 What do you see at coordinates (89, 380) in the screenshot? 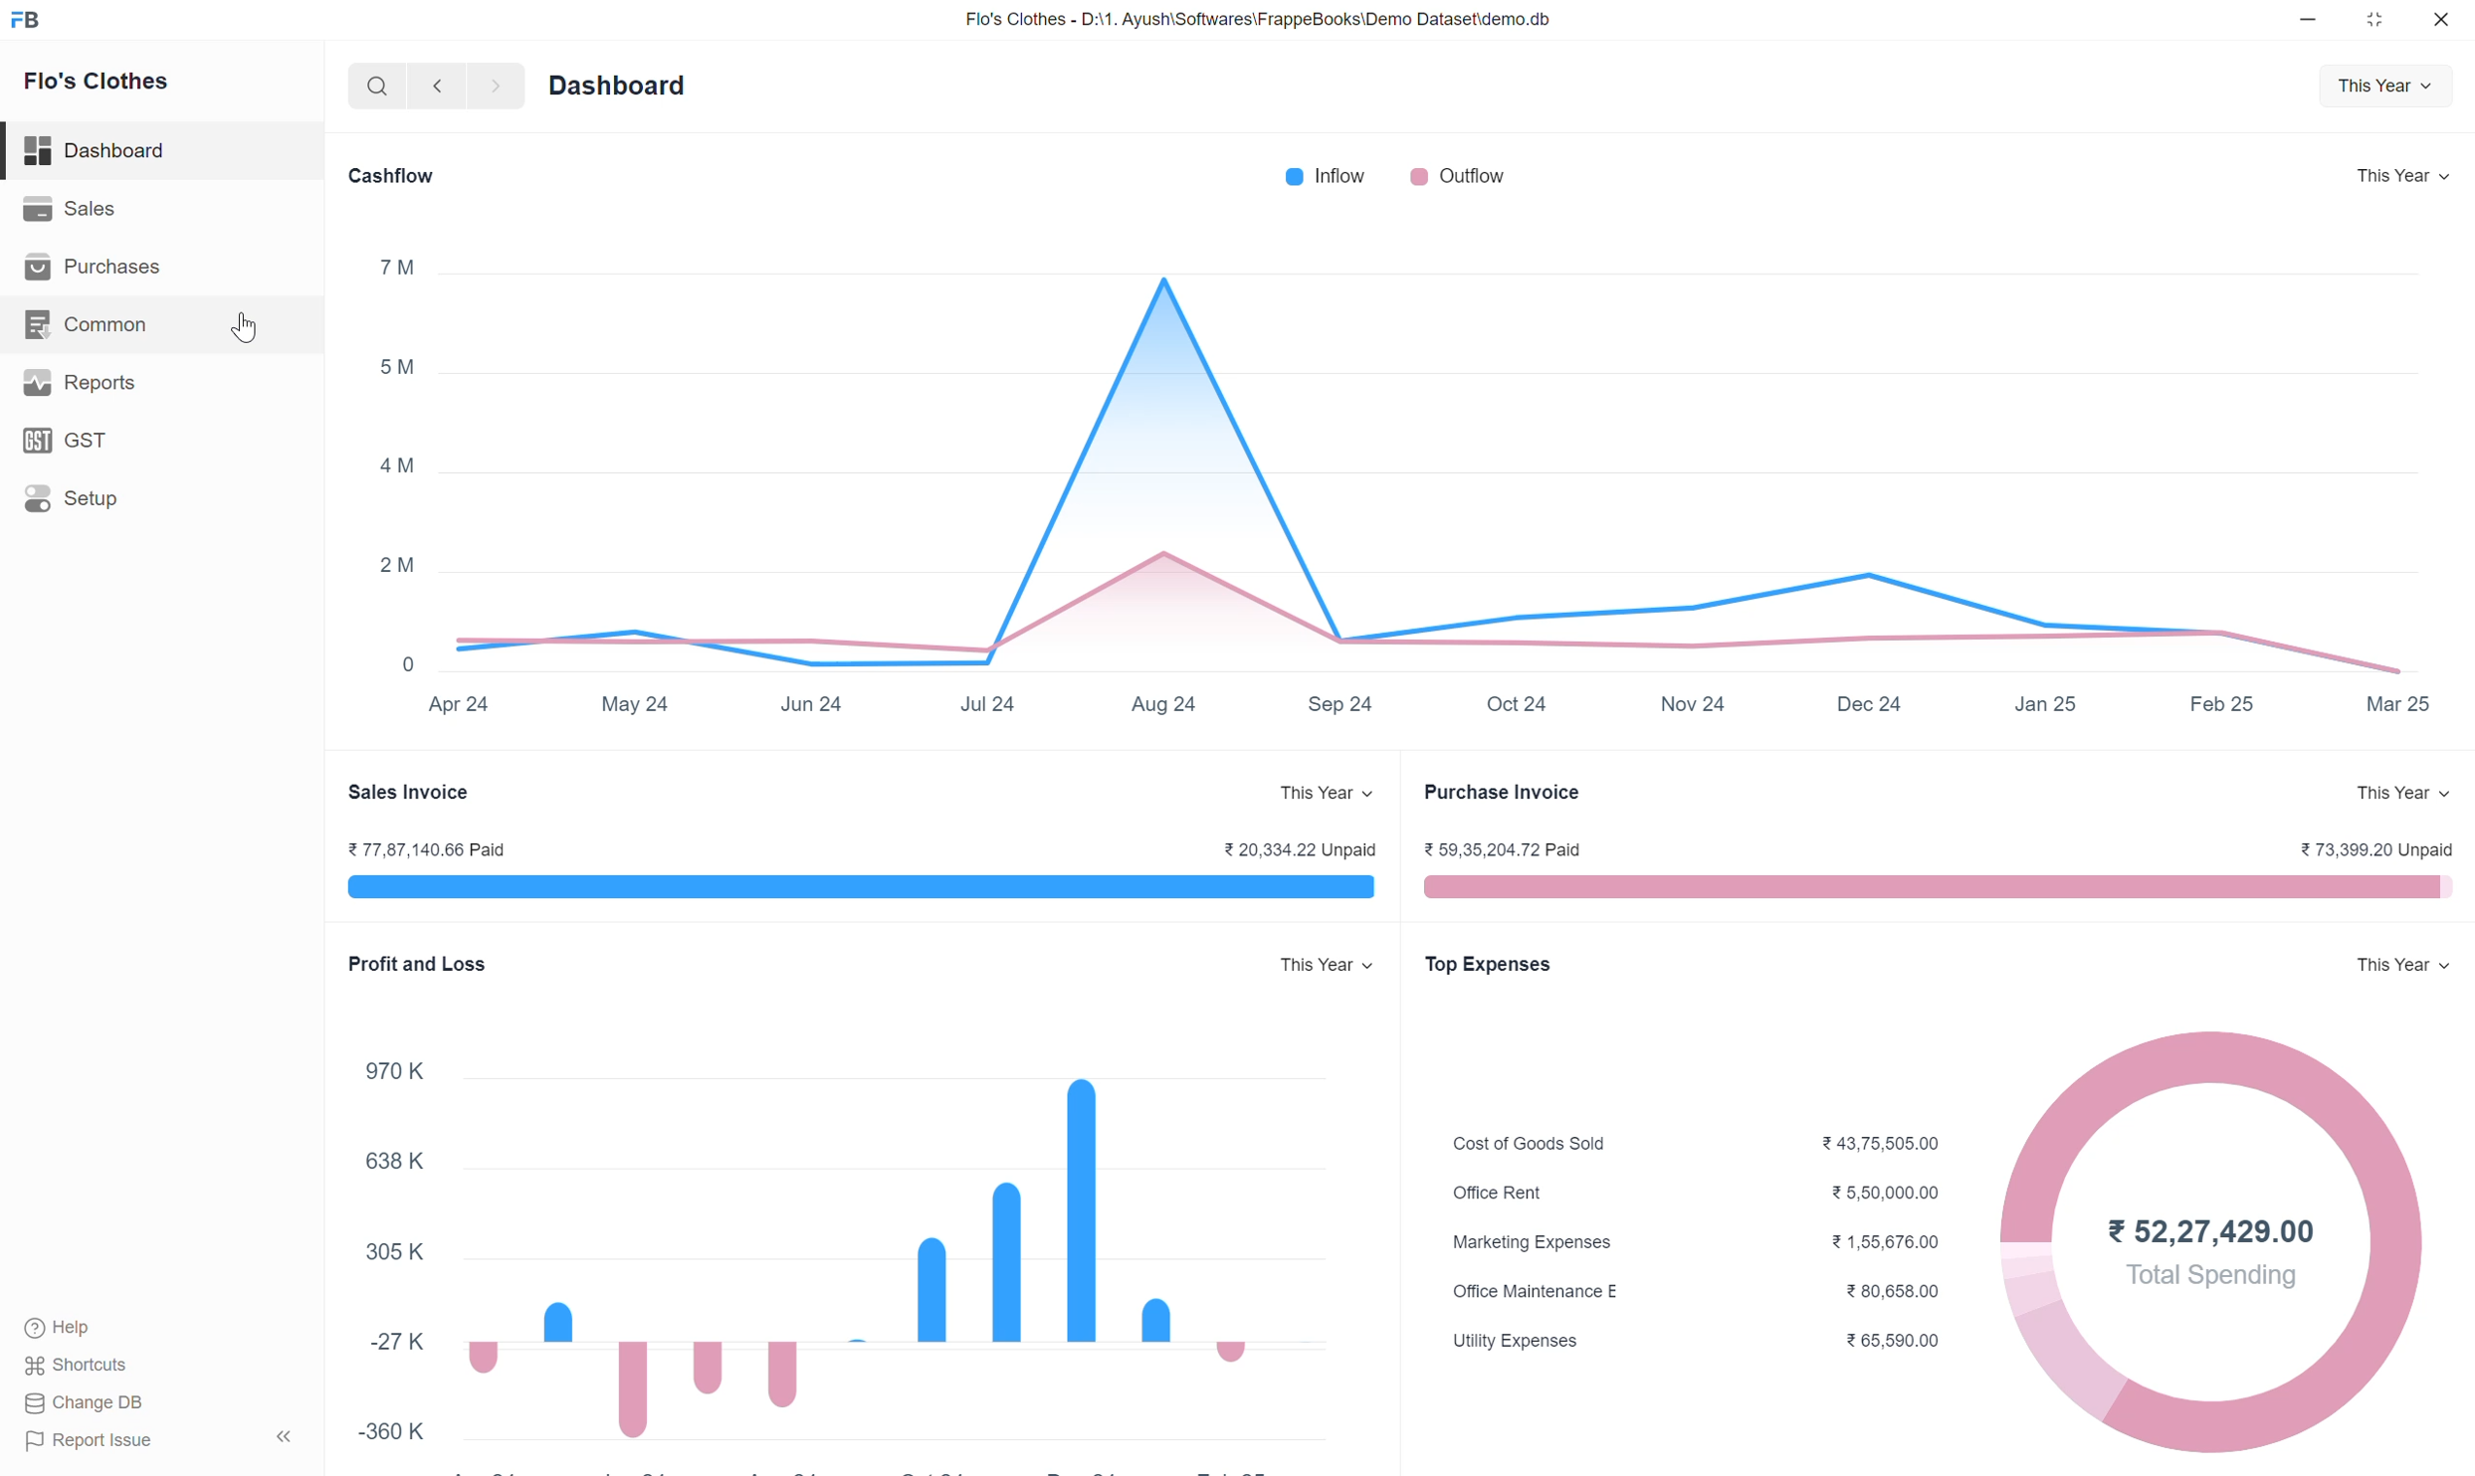
I see `Reports` at bounding box center [89, 380].